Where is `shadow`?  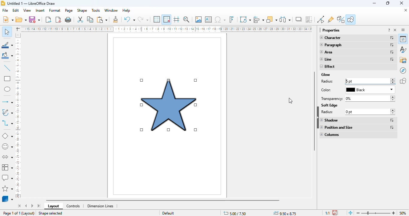
shadow is located at coordinates (330, 120).